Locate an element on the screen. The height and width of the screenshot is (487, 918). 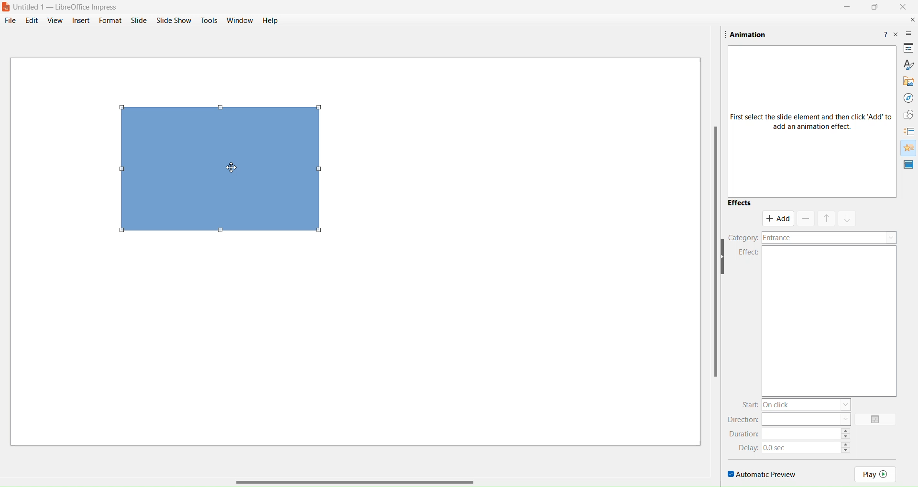
brush is located at coordinates (907, 64).